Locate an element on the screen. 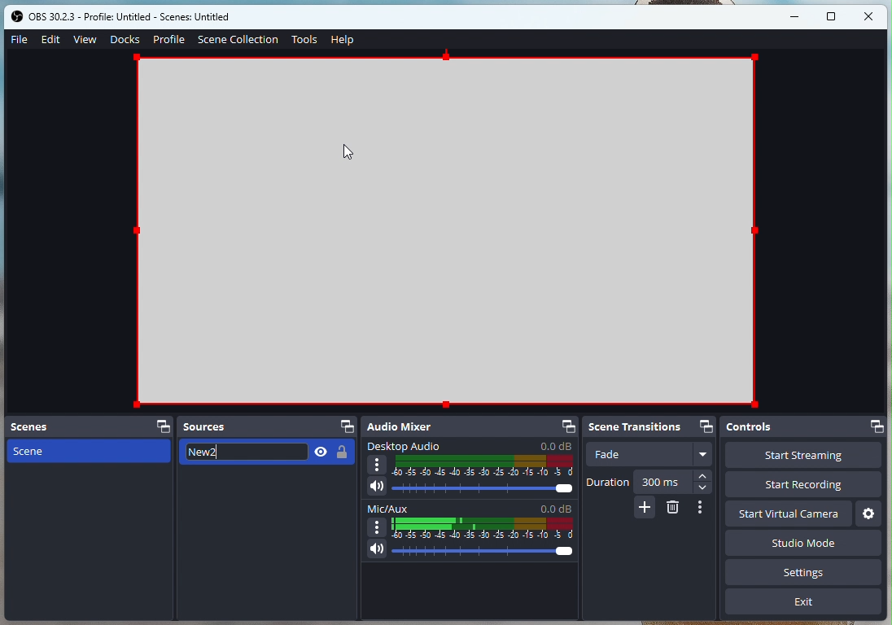  Exit is located at coordinates (803, 605).